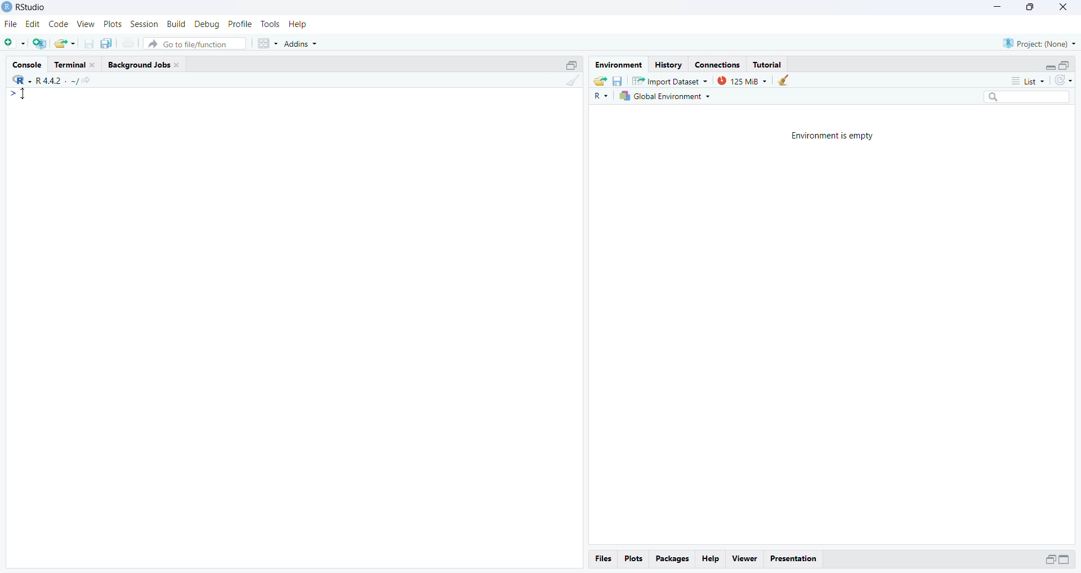 The height and width of the screenshot is (573, 1081). What do you see at coordinates (240, 24) in the screenshot?
I see `Profile` at bounding box center [240, 24].